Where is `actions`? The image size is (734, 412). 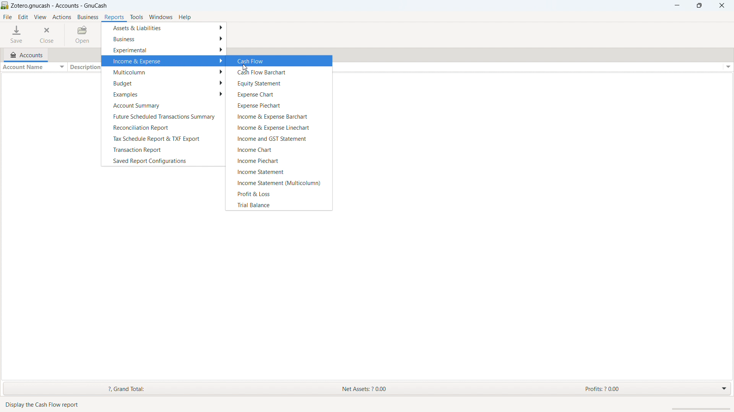 actions is located at coordinates (62, 17).